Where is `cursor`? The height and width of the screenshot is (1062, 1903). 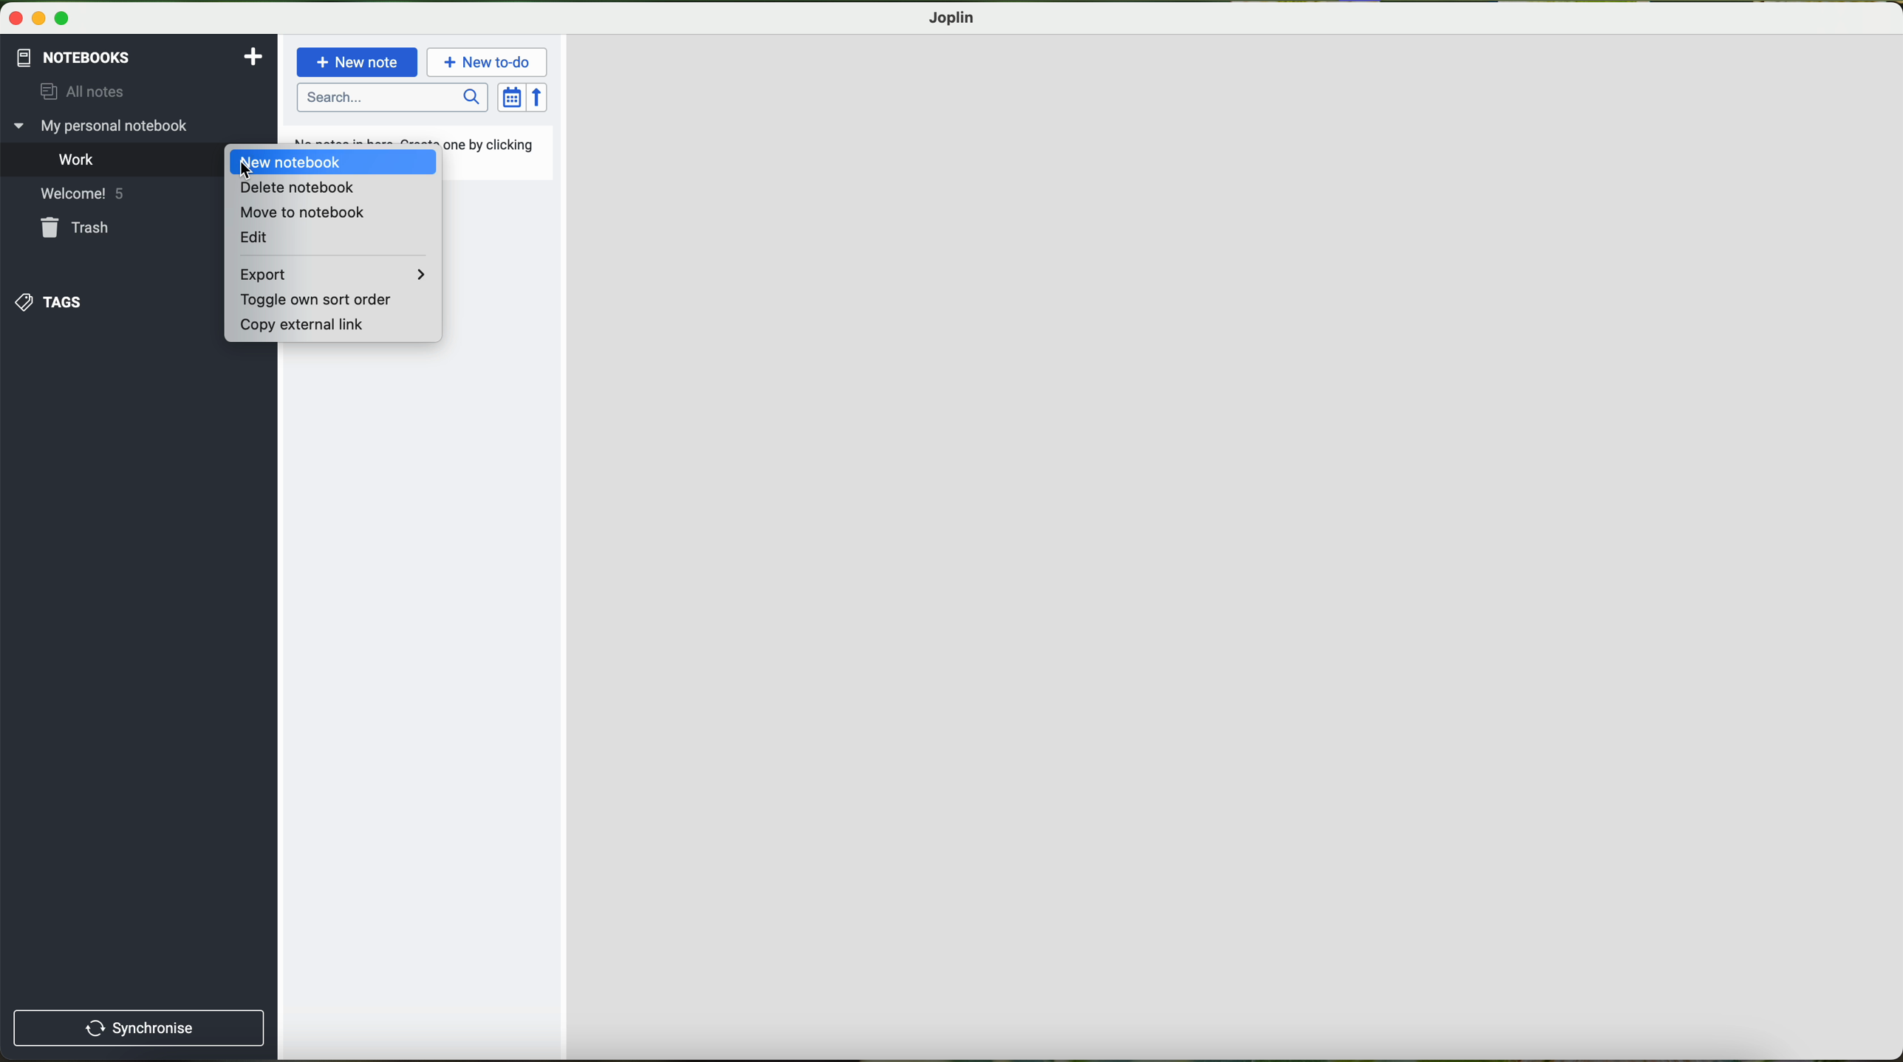 cursor is located at coordinates (245, 168).